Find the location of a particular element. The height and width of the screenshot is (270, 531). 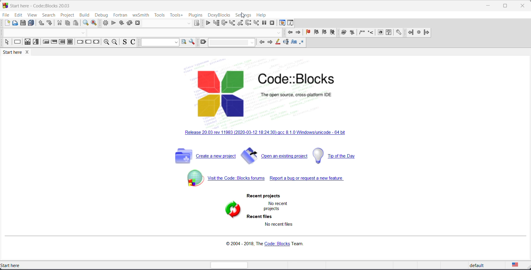

go forward is located at coordinates (270, 42).